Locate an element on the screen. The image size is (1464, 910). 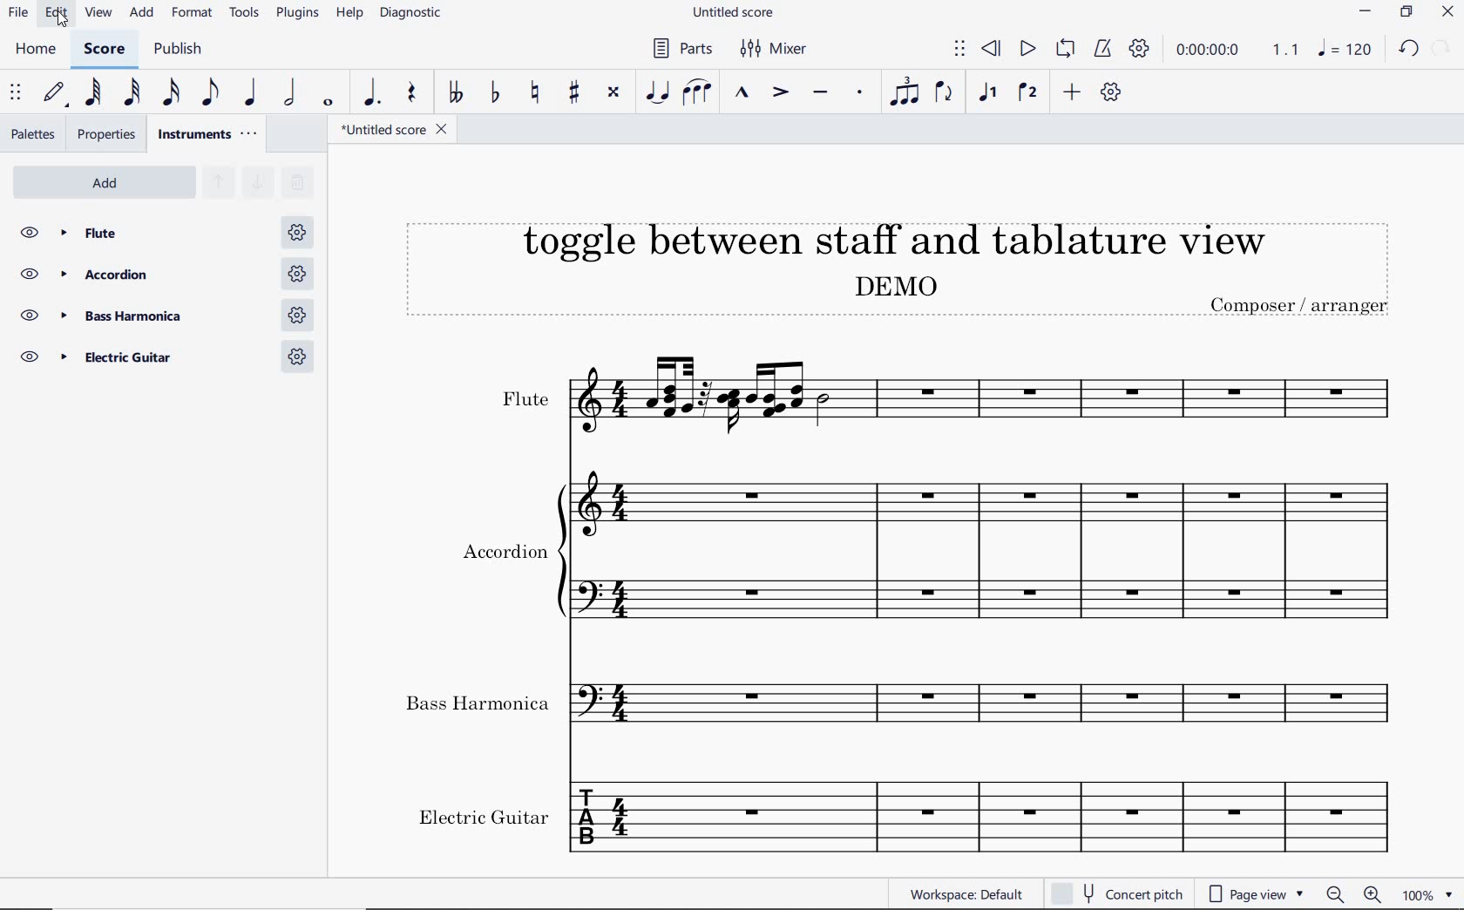
CLOSE  is located at coordinates (1449, 14).